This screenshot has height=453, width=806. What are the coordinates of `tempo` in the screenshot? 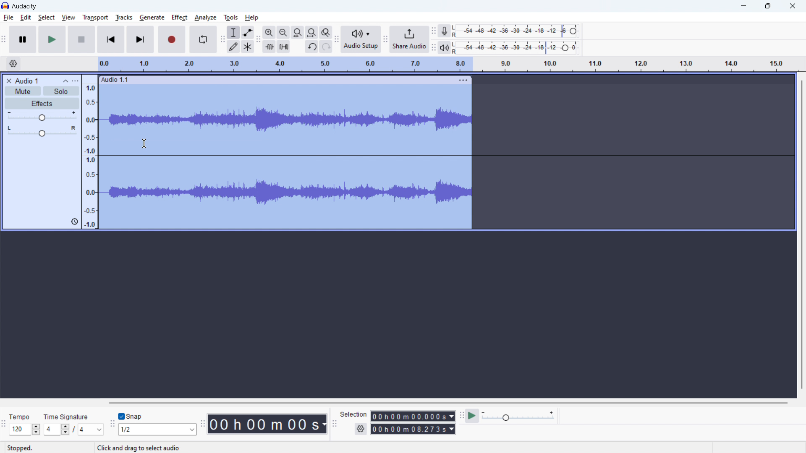 It's located at (24, 429).